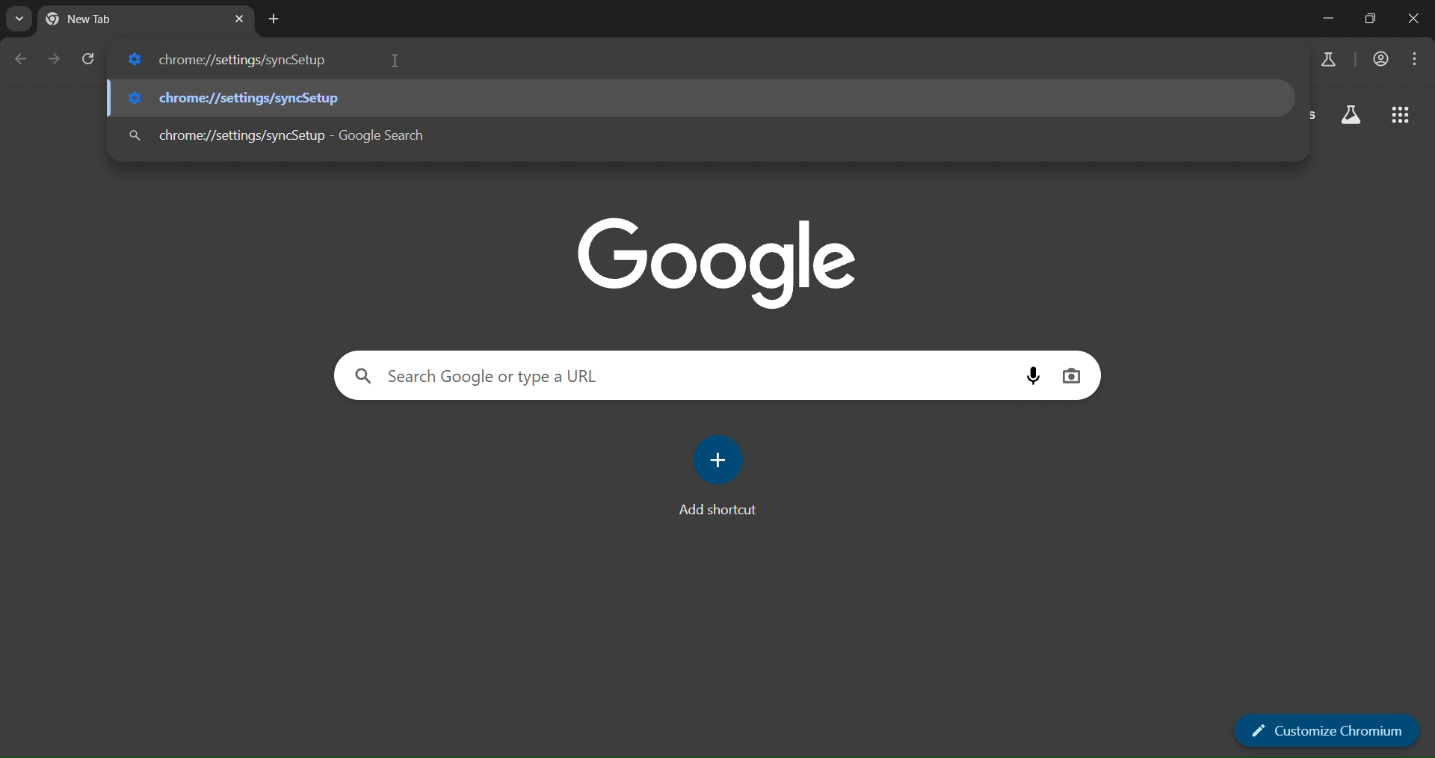 Image resolution: width=1435 pixels, height=758 pixels. I want to click on reload page, so click(93, 60).